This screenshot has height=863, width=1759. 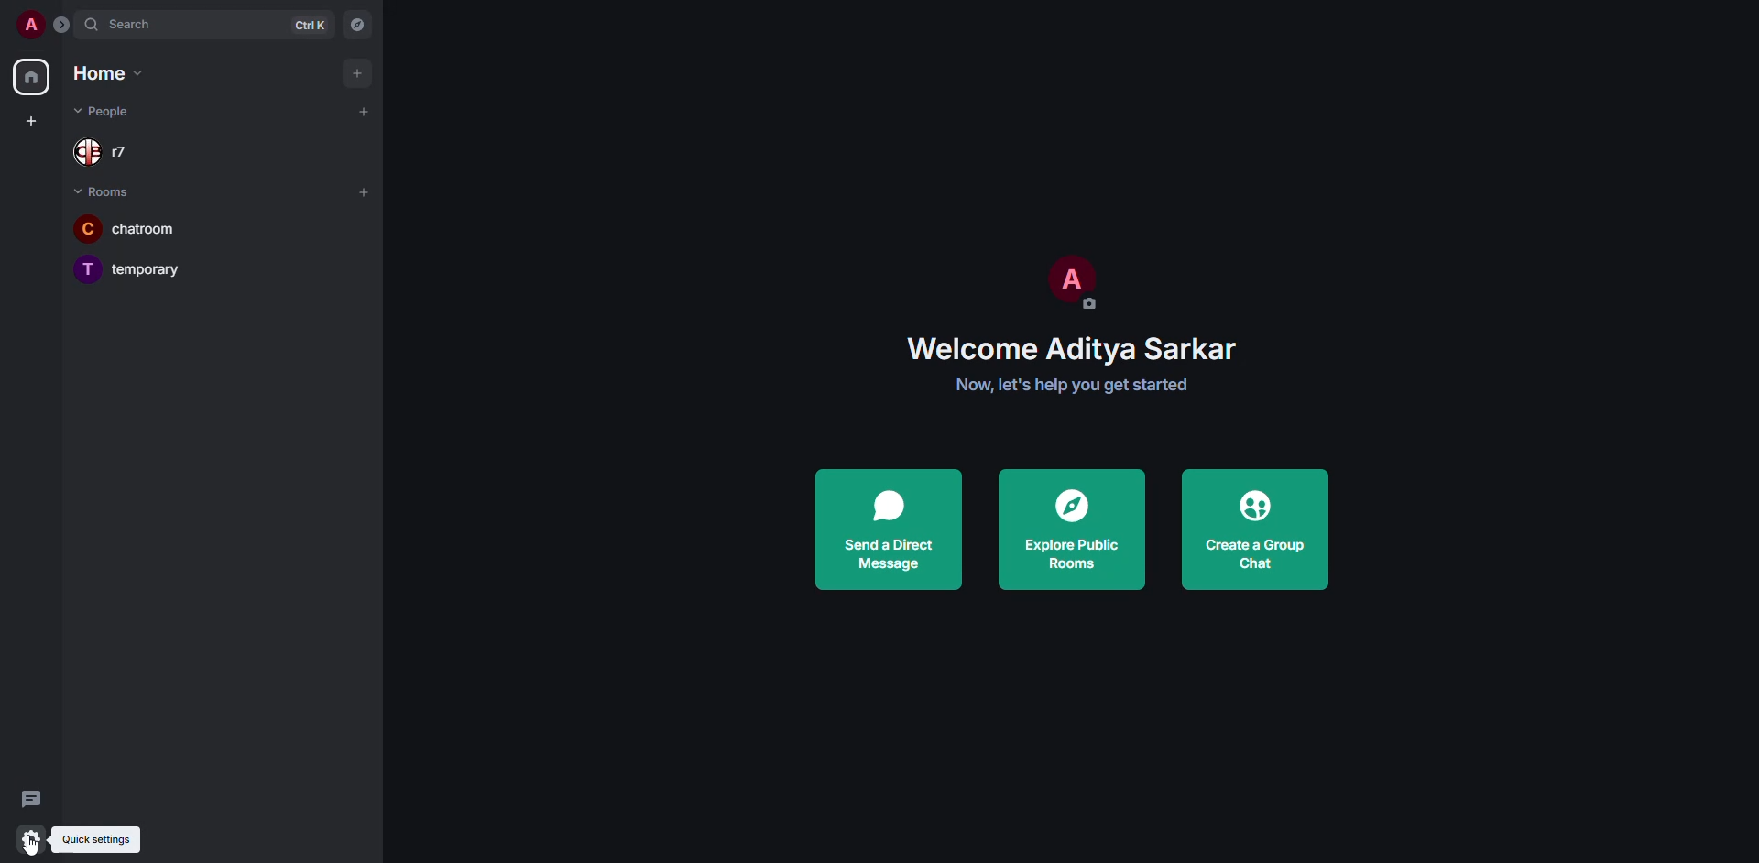 What do you see at coordinates (1262, 529) in the screenshot?
I see `create a group chat` at bounding box center [1262, 529].